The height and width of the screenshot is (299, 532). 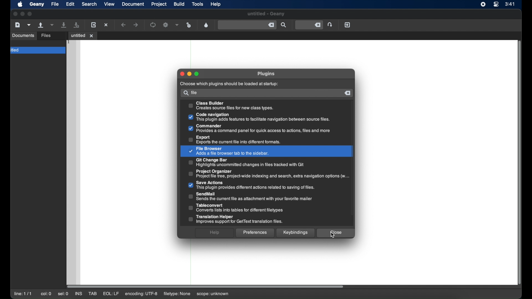 What do you see at coordinates (41, 25) in the screenshot?
I see `open an existing file` at bounding box center [41, 25].